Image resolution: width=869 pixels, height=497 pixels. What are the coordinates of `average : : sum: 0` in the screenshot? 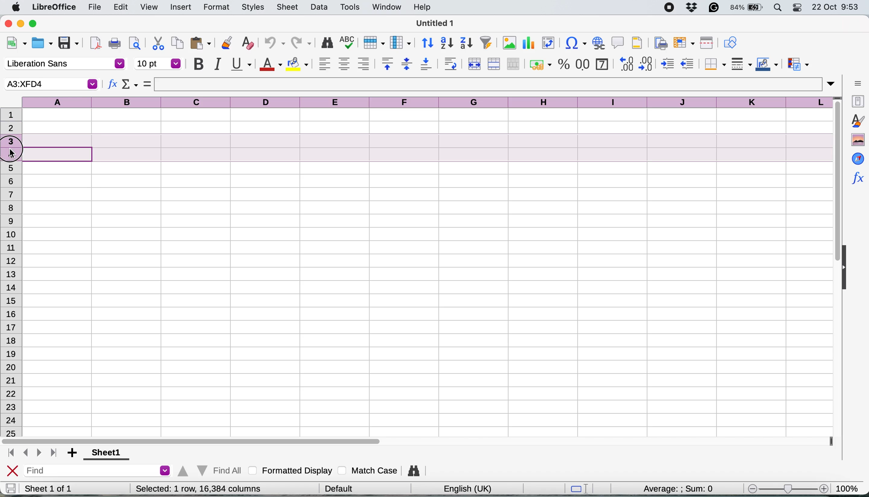 It's located at (669, 487).